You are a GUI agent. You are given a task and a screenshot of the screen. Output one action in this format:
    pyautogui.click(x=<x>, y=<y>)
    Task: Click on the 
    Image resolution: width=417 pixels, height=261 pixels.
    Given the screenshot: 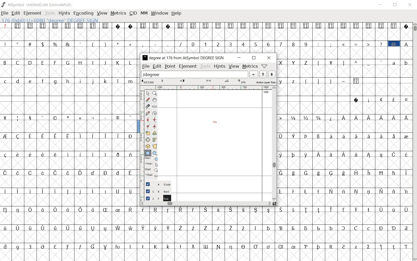 What is the action you would take?
    pyautogui.click(x=344, y=200)
    